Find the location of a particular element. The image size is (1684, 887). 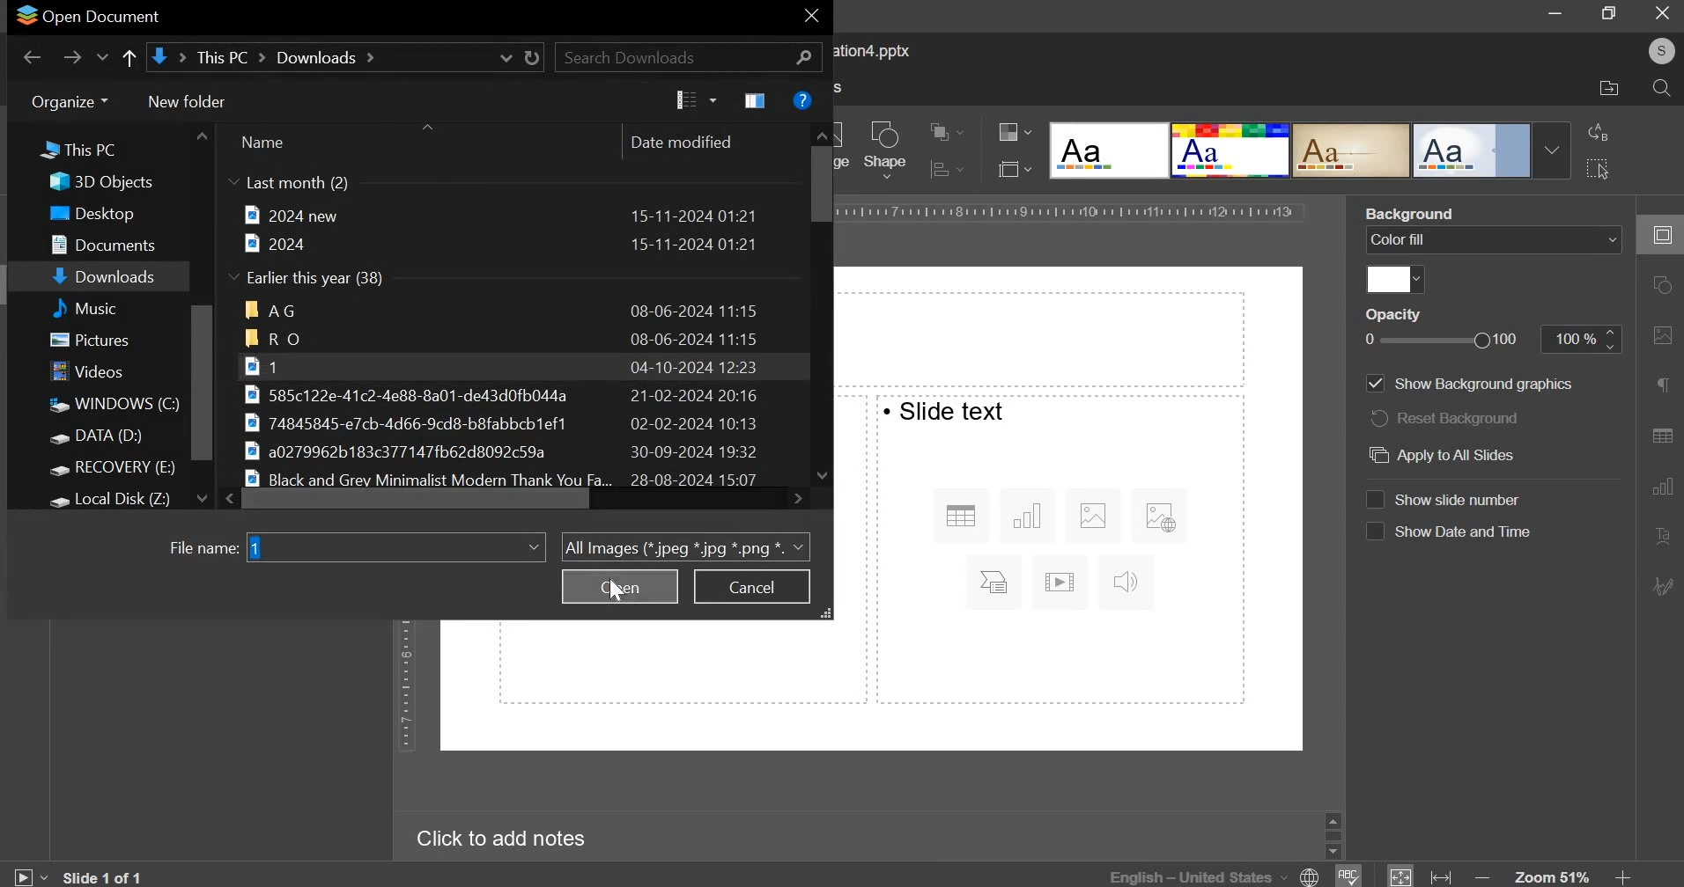

image file is located at coordinates (506, 394).